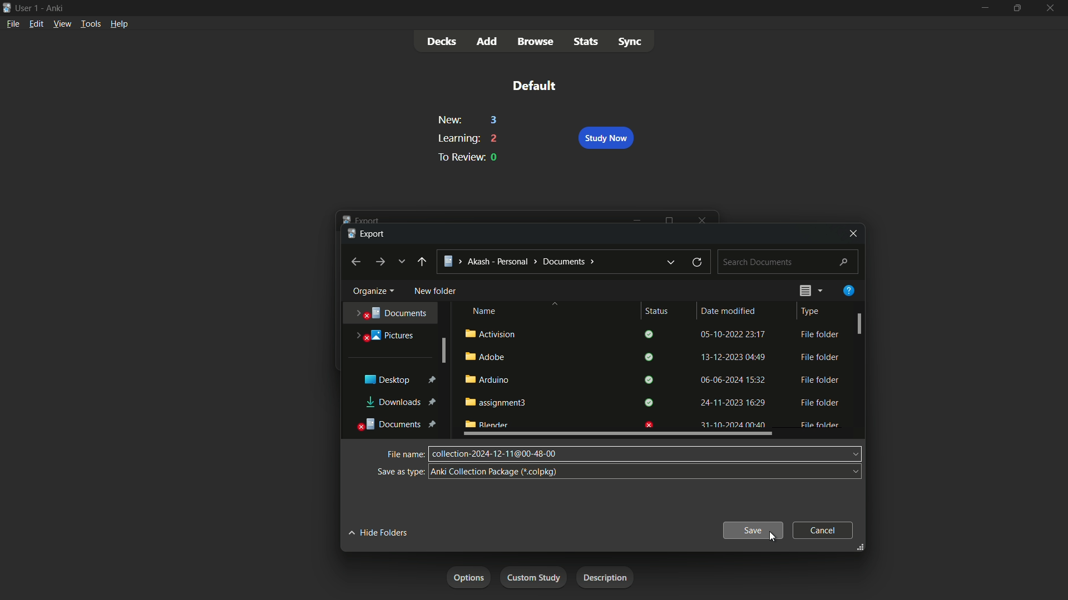 The image size is (1068, 600). What do you see at coordinates (609, 578) in the screenshot?
I see `import file` at bounding box center [609, 578].